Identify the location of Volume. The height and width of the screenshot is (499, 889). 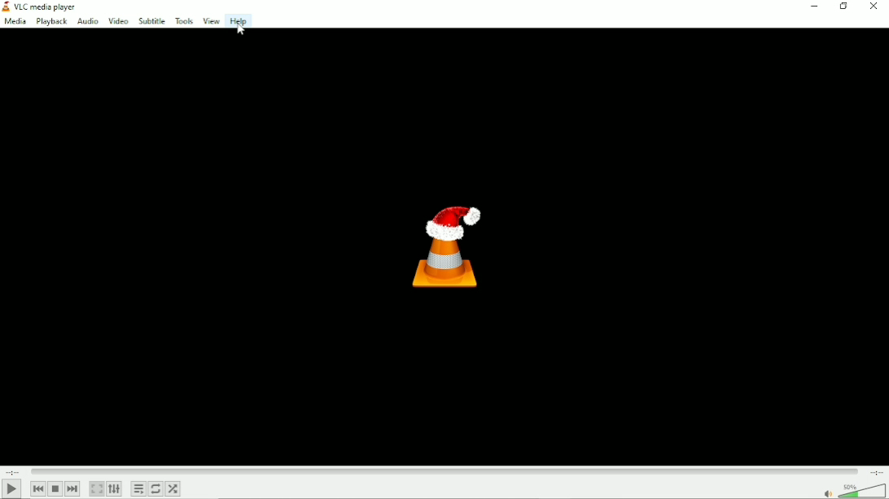
(863, 490).